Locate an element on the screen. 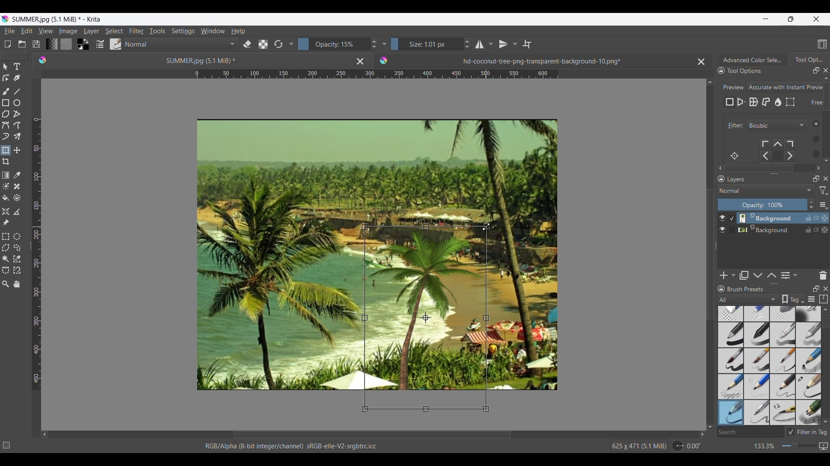 The width and height of the screenshot is (830, 466). Calligraphy is located at coordinates (16, 78).